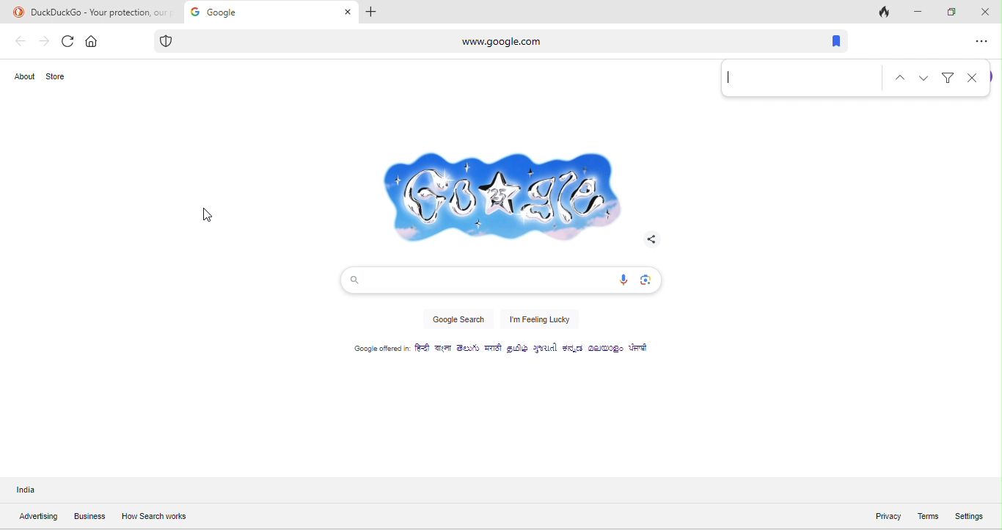 Image resolution: width=1002 pixels, height=530 pixels. Describe the element at coordinates (971, 79) in the screenshot. I see `Close` at that location.